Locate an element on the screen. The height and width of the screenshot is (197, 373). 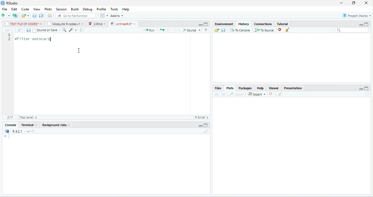
Environment is located at coordinates (224, 24).